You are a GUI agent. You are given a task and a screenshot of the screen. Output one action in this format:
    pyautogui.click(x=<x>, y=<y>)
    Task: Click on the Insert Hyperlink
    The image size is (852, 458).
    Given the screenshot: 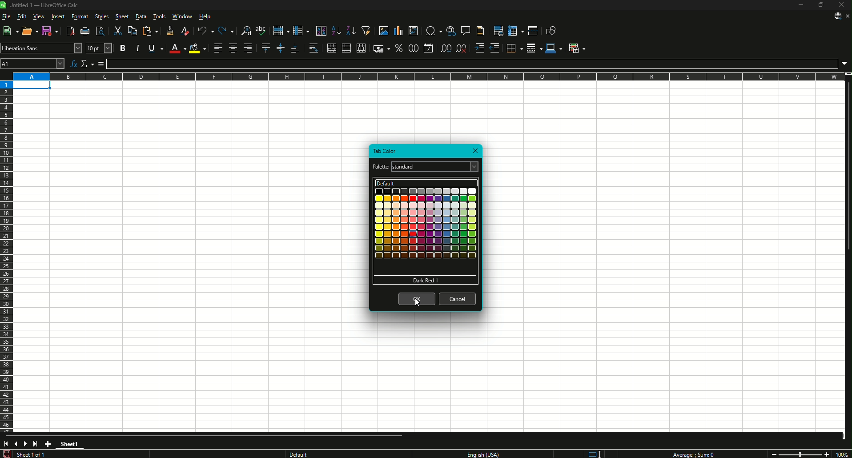 What is the action you would take?
    pyautogui.click(x=451, y=31)
    